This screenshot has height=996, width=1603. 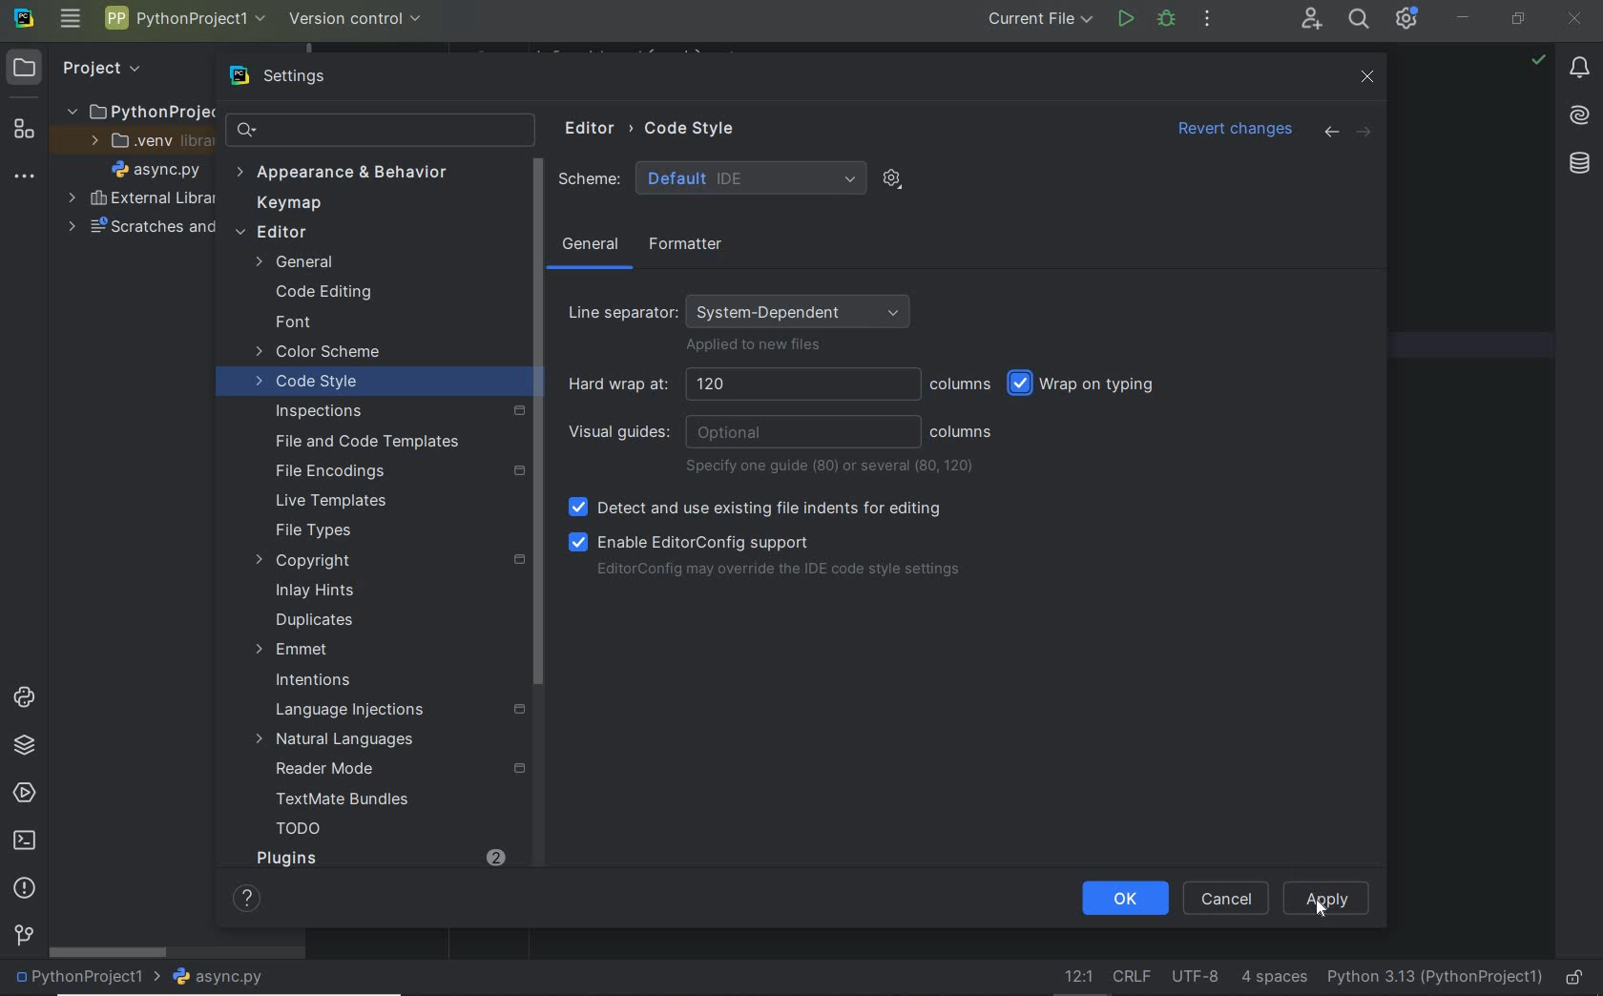 I want to click on color scheme, so click(x=321, y=354).